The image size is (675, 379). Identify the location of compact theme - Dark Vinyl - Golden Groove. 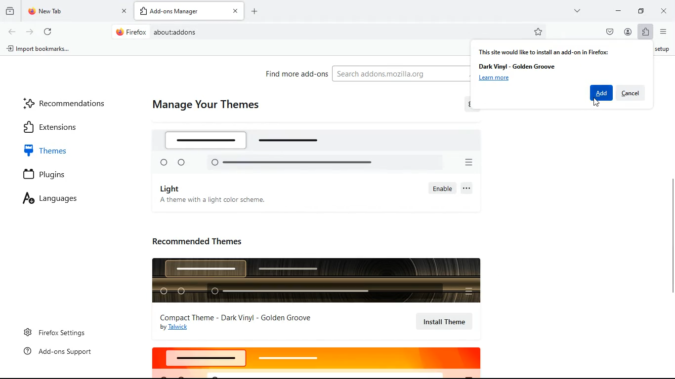
(238, 317).